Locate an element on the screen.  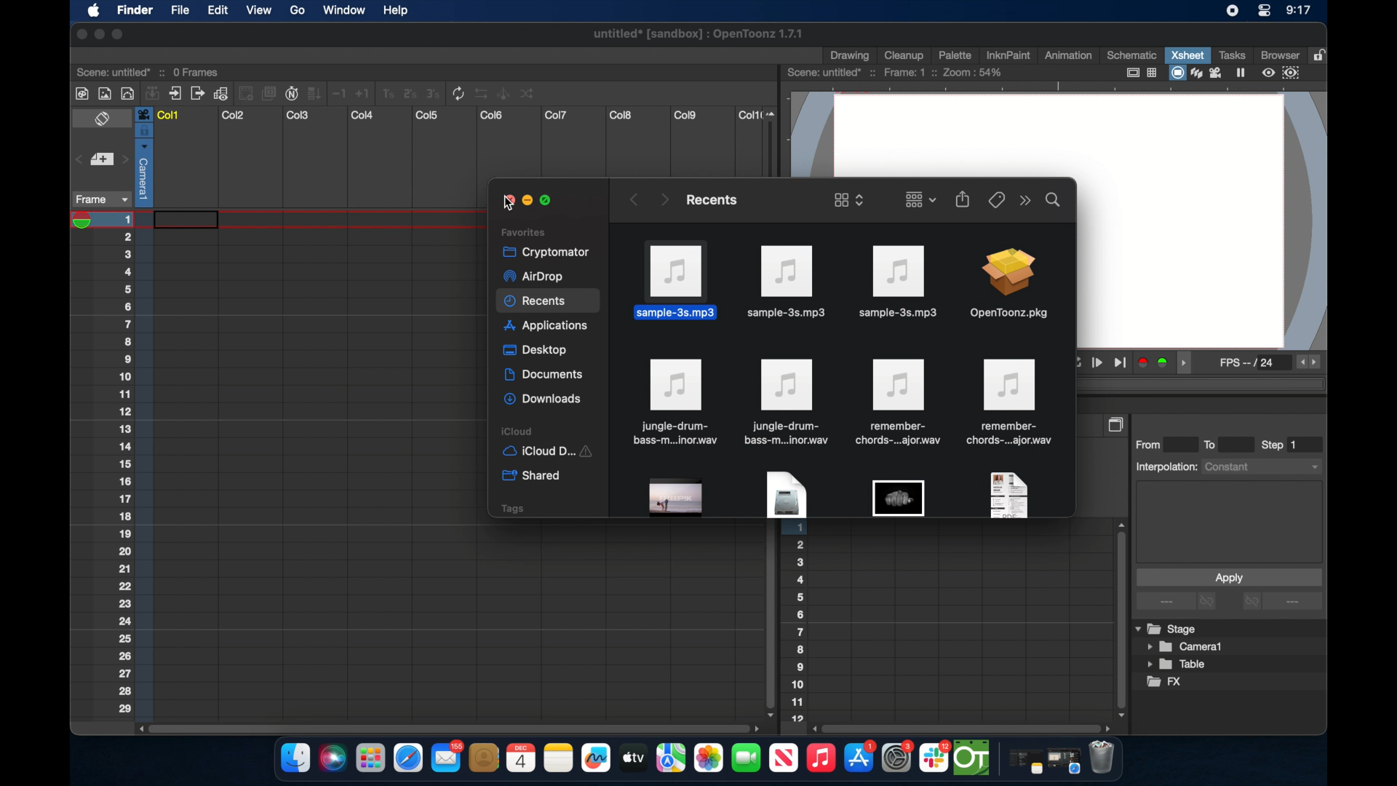
music is located at coordinates (820, 758).